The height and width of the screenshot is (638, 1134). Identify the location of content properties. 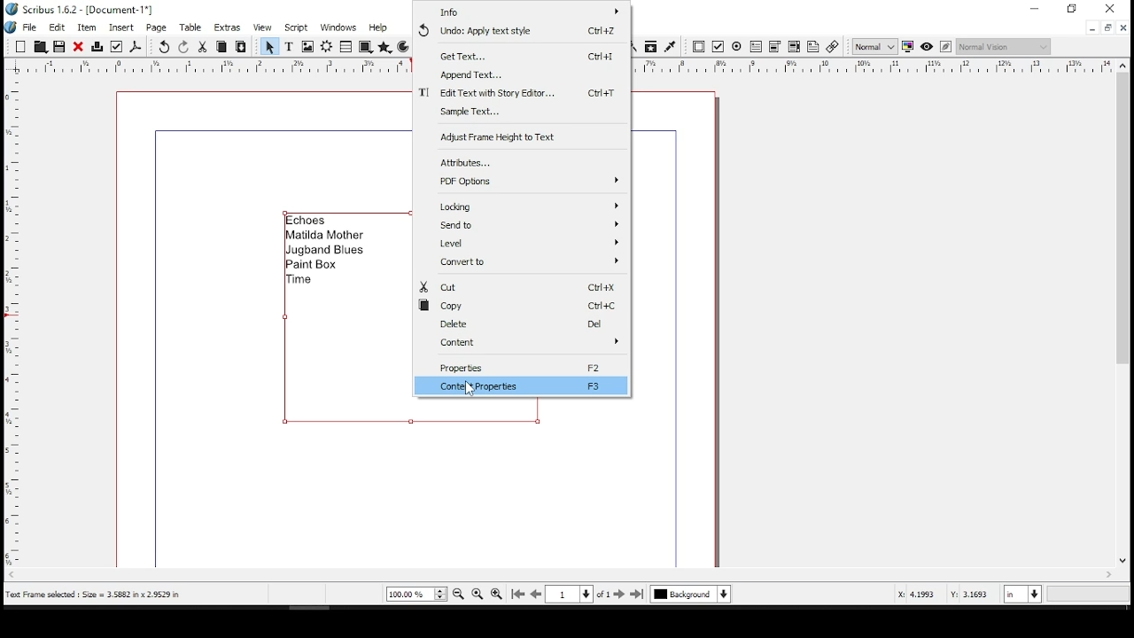
(521, 386).